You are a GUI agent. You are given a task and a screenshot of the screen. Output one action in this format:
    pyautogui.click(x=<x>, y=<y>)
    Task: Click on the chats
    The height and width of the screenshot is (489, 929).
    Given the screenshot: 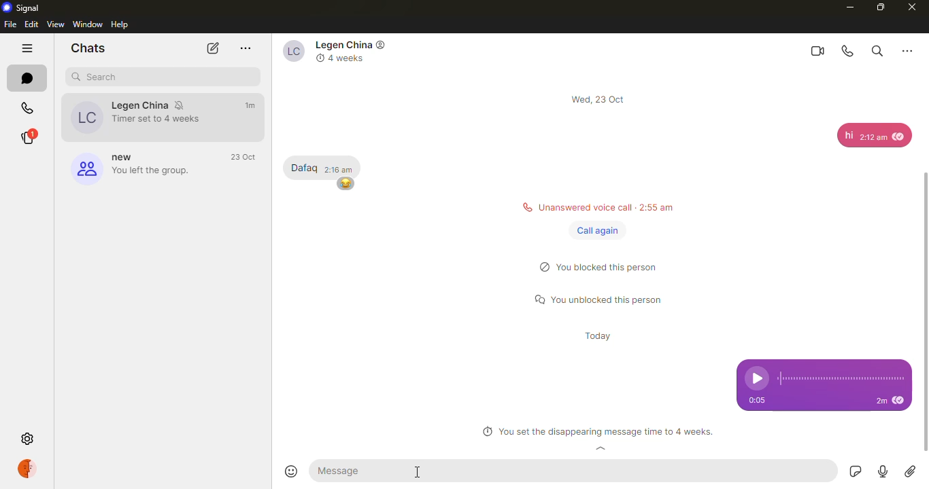 What is the action you would take?
    pyautogui.click(x=88, y=48)
    